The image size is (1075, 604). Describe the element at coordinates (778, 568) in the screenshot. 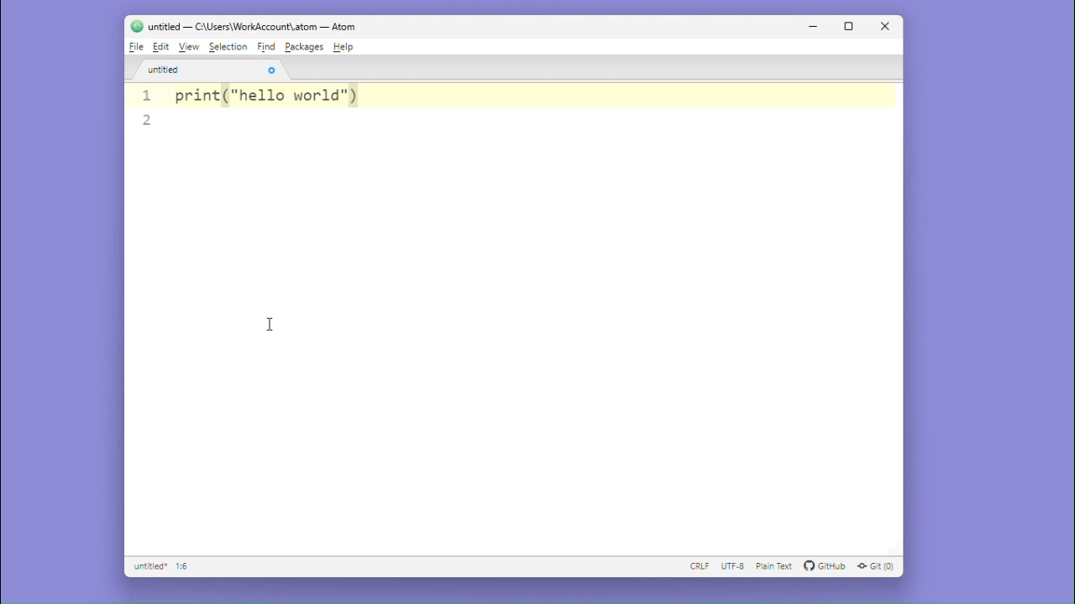

I see `plain text` at that location.